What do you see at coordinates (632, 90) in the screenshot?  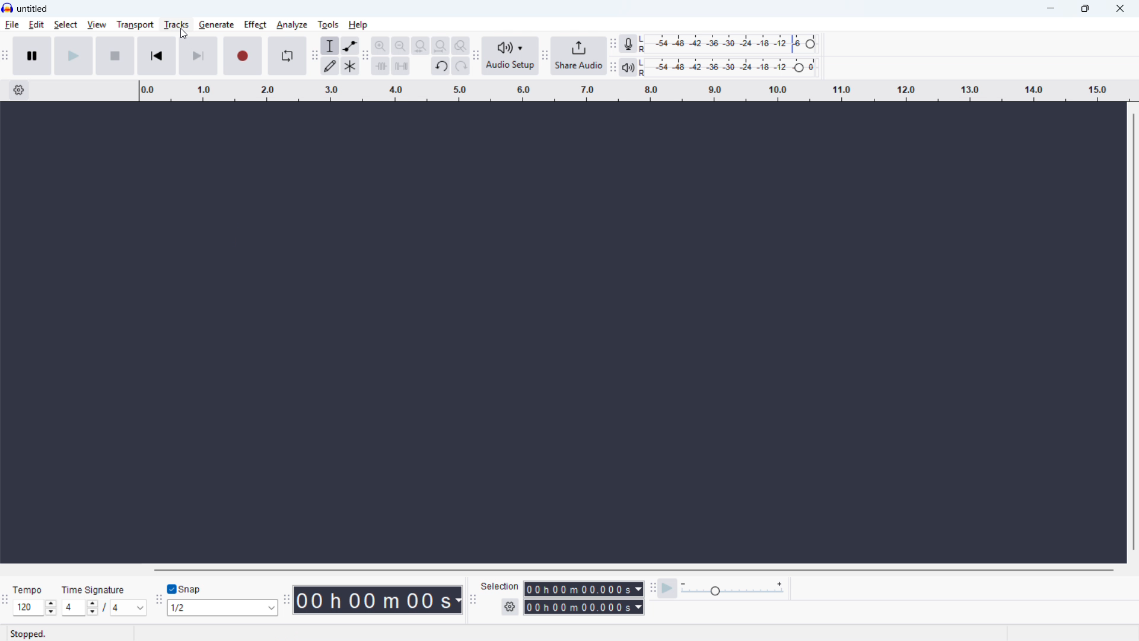 I see `Timeline ` at bounding box center [632, 90].